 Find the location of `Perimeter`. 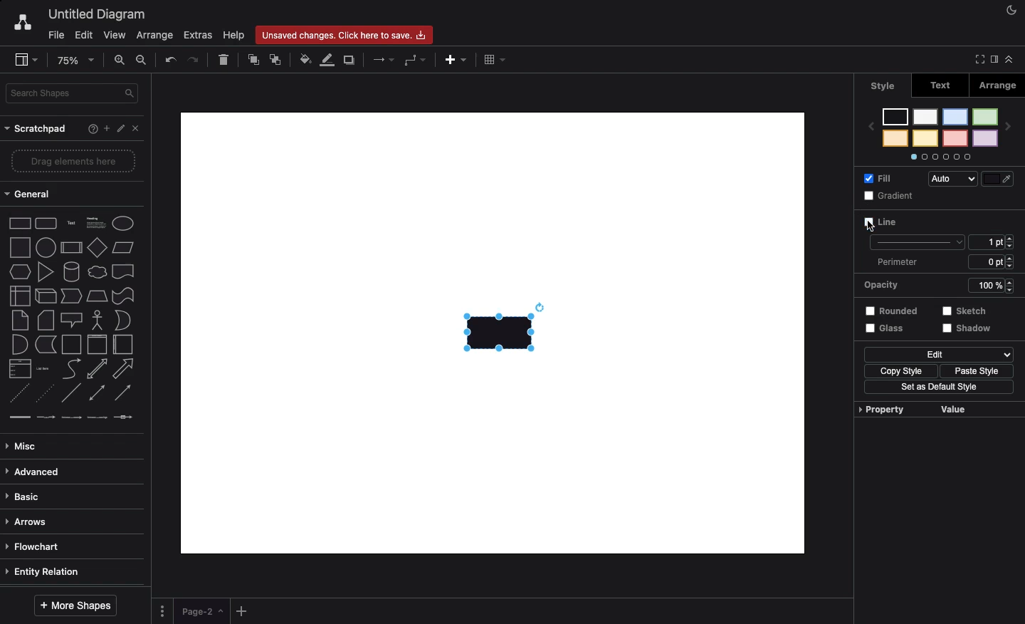

Perimeter is located at coordinates (902, 261).